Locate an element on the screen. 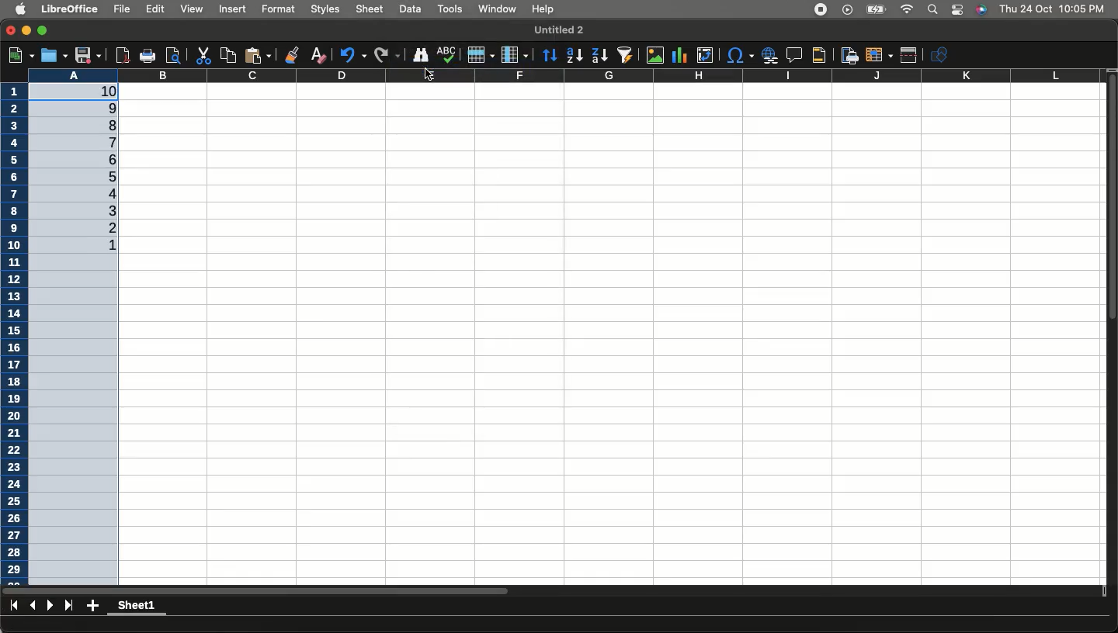 This screenshot has height=633, width=1118. Export directly as PDF  is located at coordinates (120, 54).